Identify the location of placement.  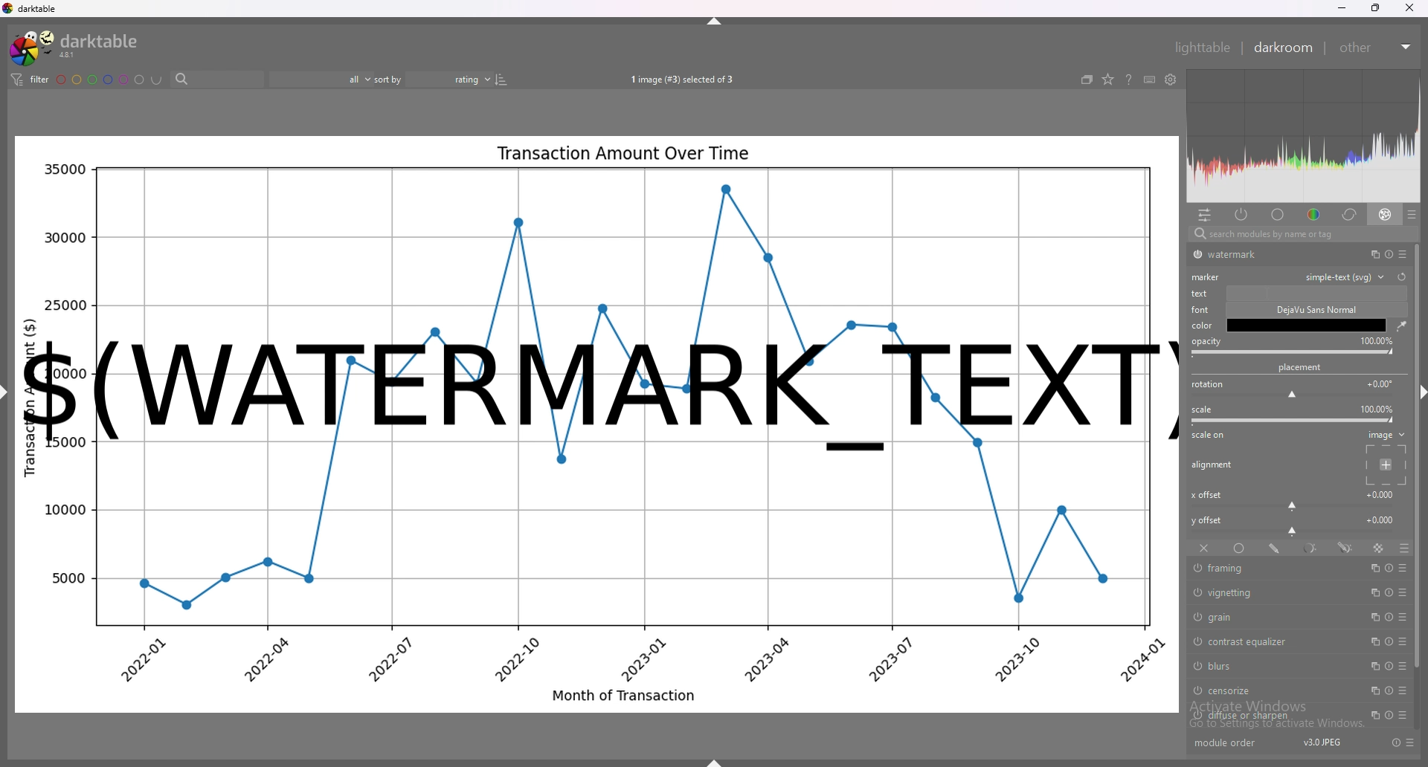
(1389, 465).